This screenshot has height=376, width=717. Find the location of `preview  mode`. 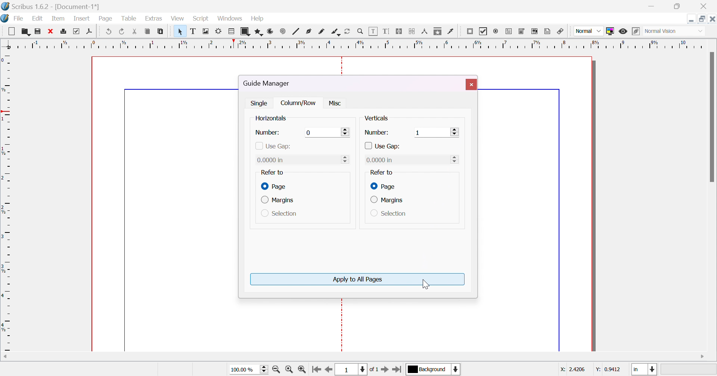

preview  mode is located at coordinates (623, 31).